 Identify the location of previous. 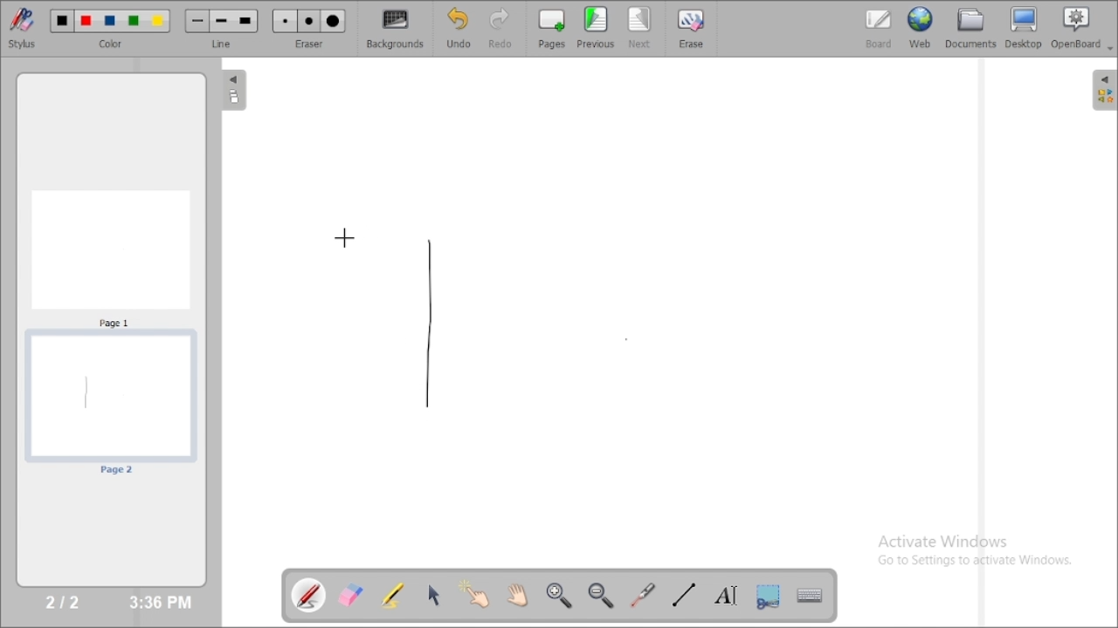
(596, 27).